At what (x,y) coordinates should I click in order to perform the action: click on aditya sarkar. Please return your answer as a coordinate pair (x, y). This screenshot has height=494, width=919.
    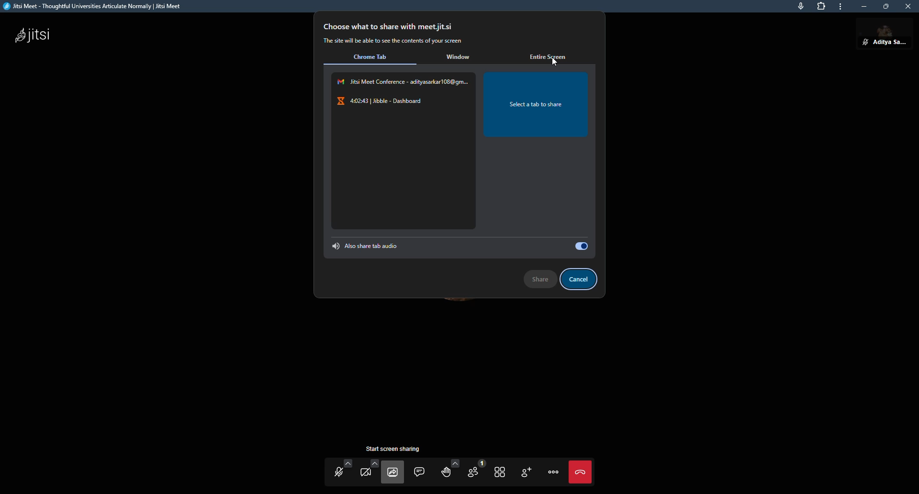
    Looking at the image, I should click on (879, 37).